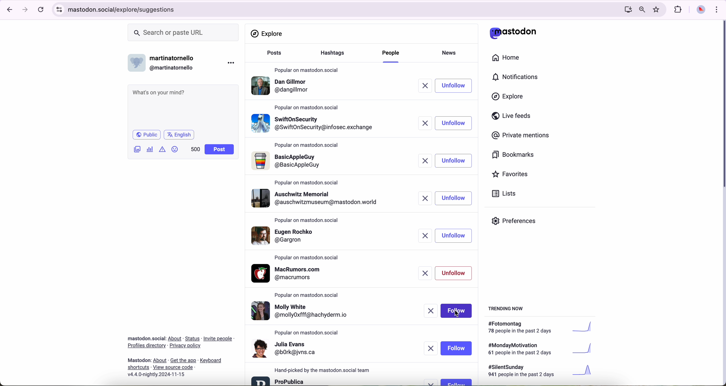 Image resolution: width=726 pixels, height=386 pixels. What do you see at coordinates (451, 52) in the screenshot?
I see `news` at bounding box center [451, 52].